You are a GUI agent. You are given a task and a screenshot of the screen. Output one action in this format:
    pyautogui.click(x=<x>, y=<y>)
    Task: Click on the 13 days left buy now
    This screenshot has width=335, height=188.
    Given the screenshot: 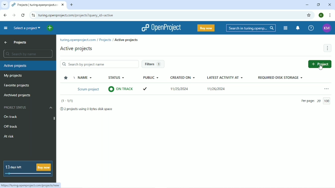 What is the action you would take?
    pyautogui.click(x=28, y=169)
    